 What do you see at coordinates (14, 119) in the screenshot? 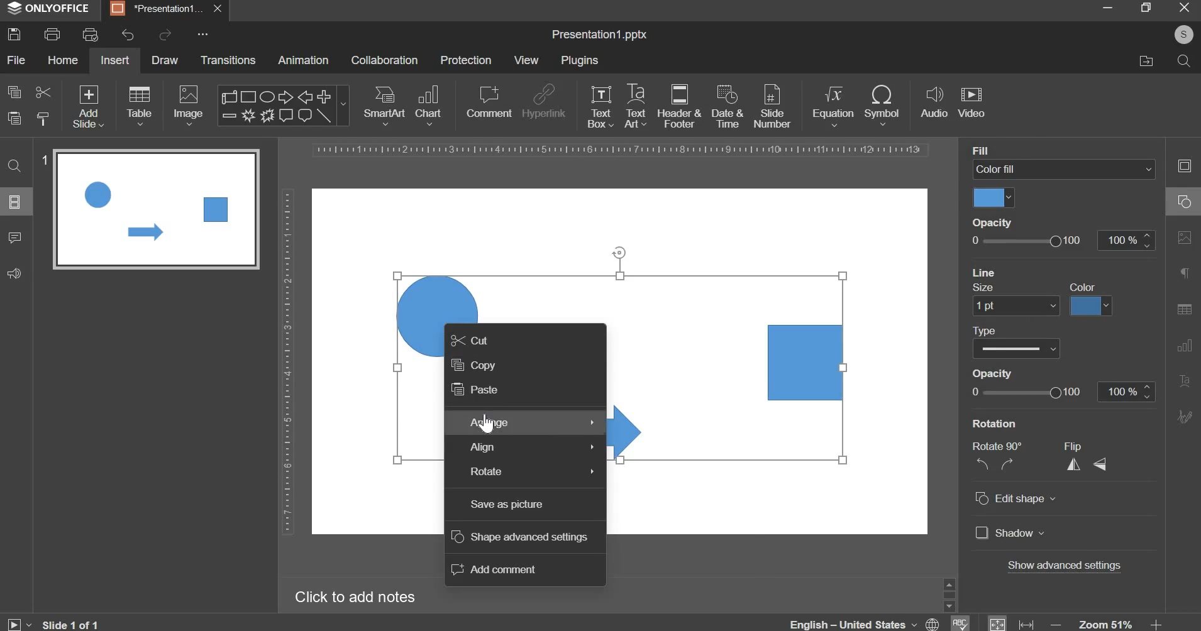
I see `paste` at bounding box center [14, 119].